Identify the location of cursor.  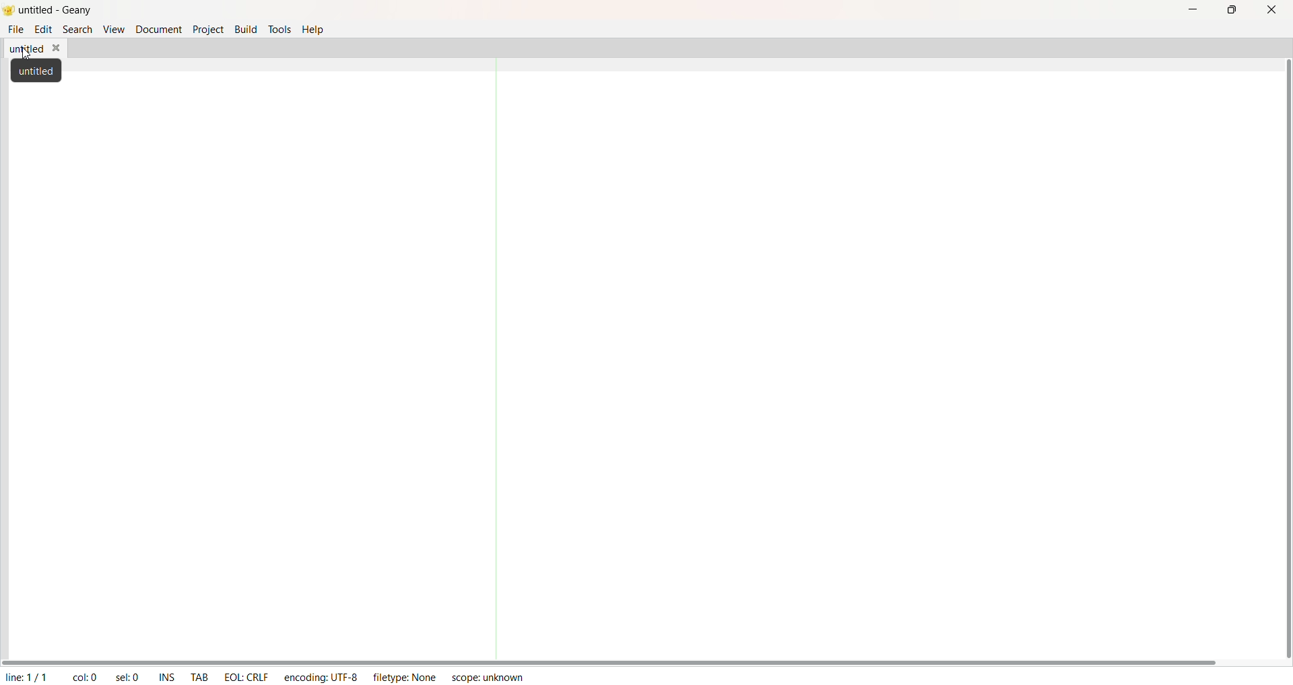
(29, 54).